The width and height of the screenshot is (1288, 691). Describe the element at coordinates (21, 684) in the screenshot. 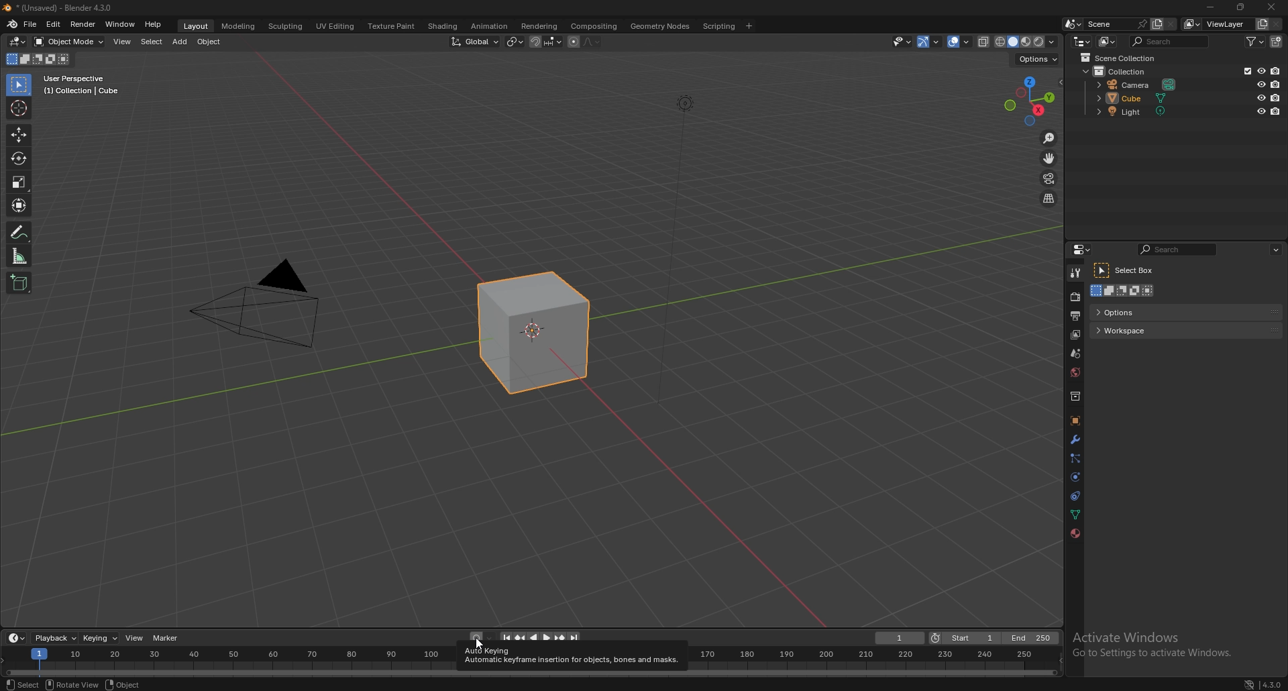

I see `select` at that location.